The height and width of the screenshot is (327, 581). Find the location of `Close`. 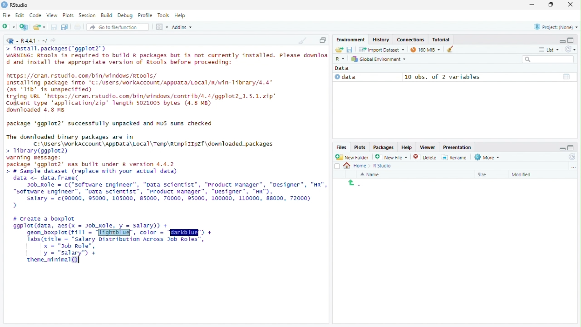

Close is located at coordinates (571, 4).